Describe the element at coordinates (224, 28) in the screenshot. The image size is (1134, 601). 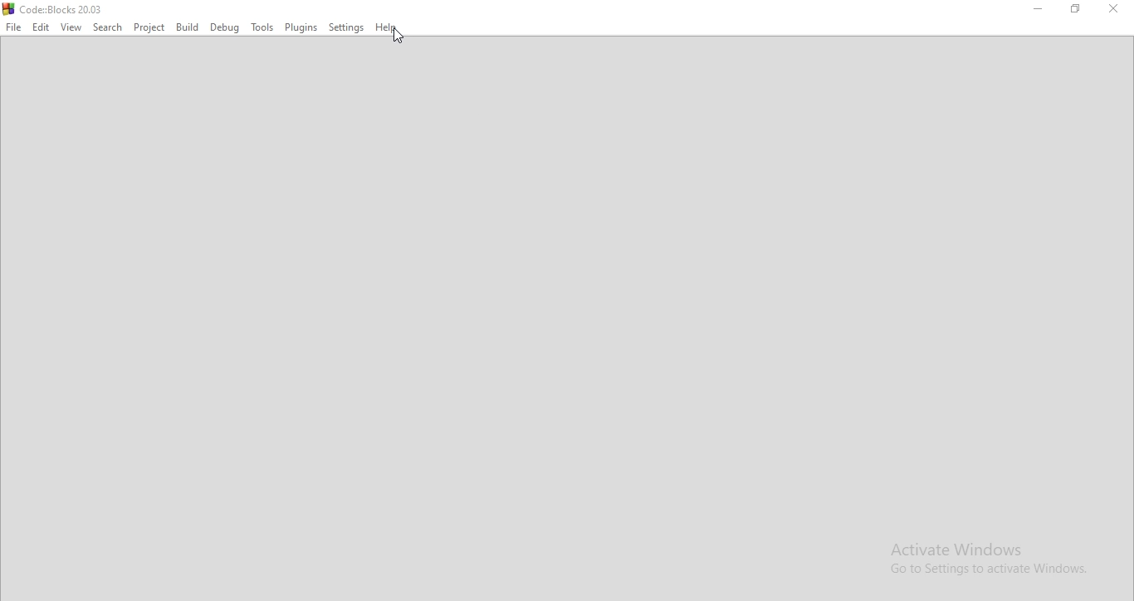
I see `Debug ` at that location.